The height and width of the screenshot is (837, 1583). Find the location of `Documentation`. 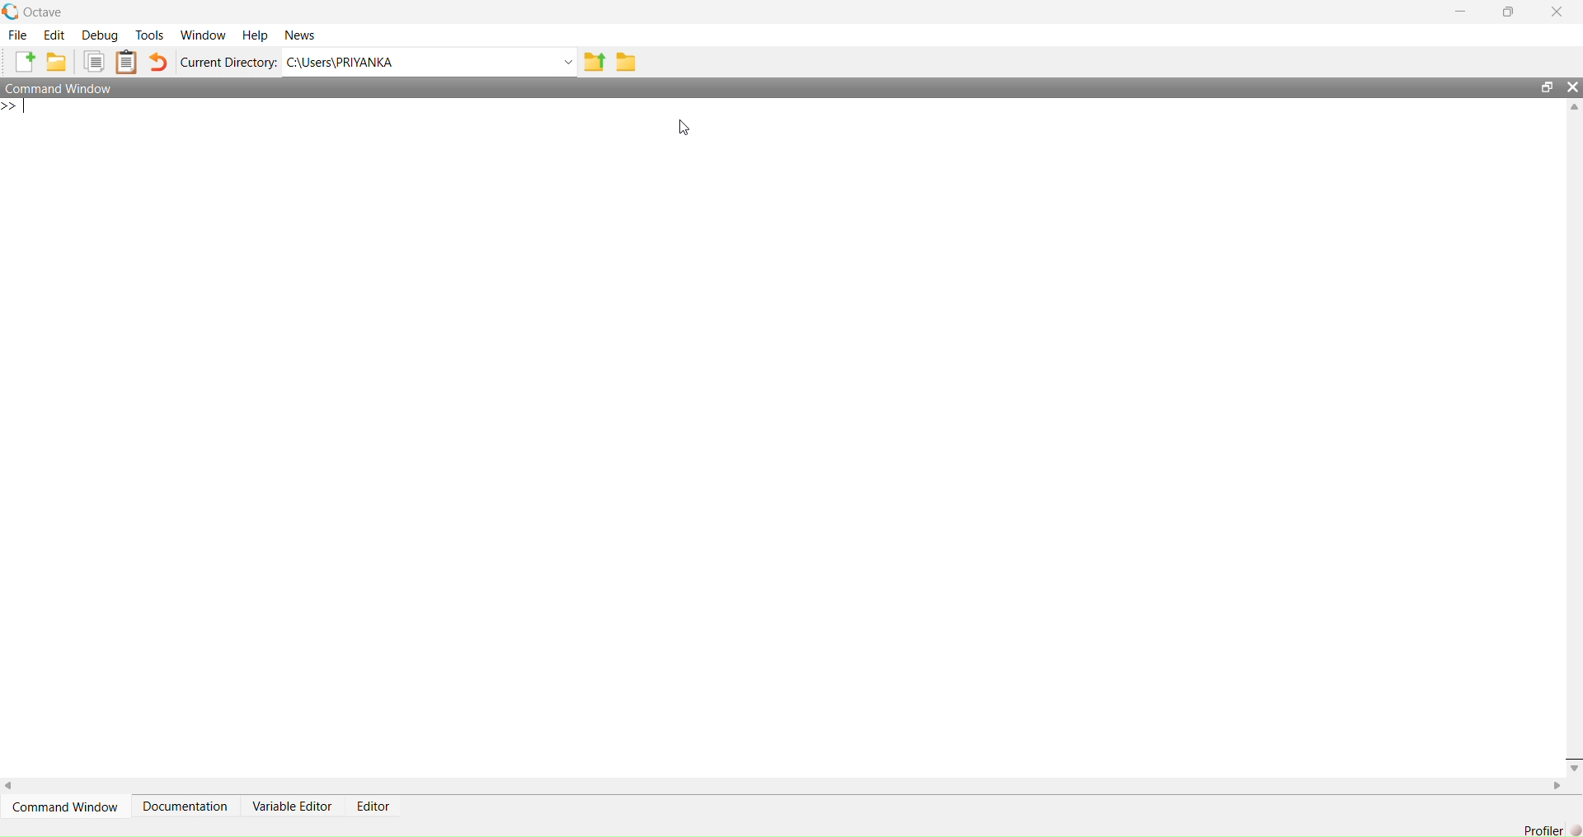

Documentation is located at coordinates (186, 807).